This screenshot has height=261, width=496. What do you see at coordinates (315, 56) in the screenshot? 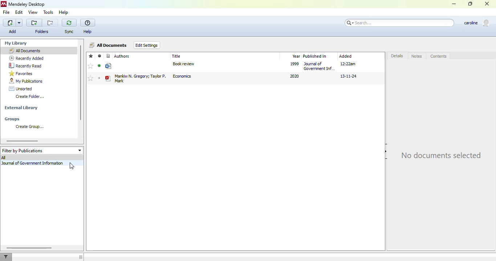
I see `published in` at bounding box center [315, 56].